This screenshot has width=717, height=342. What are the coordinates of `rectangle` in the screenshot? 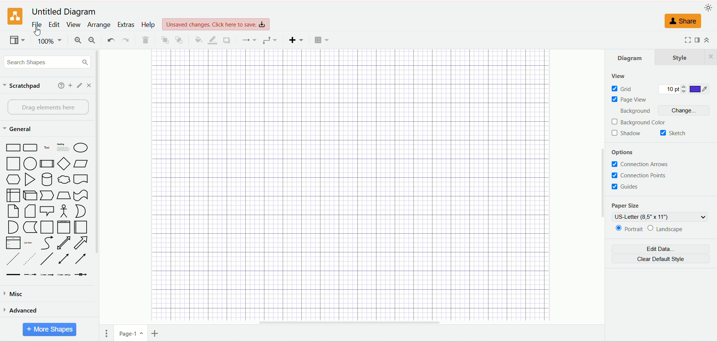 It's located at (14, 148).